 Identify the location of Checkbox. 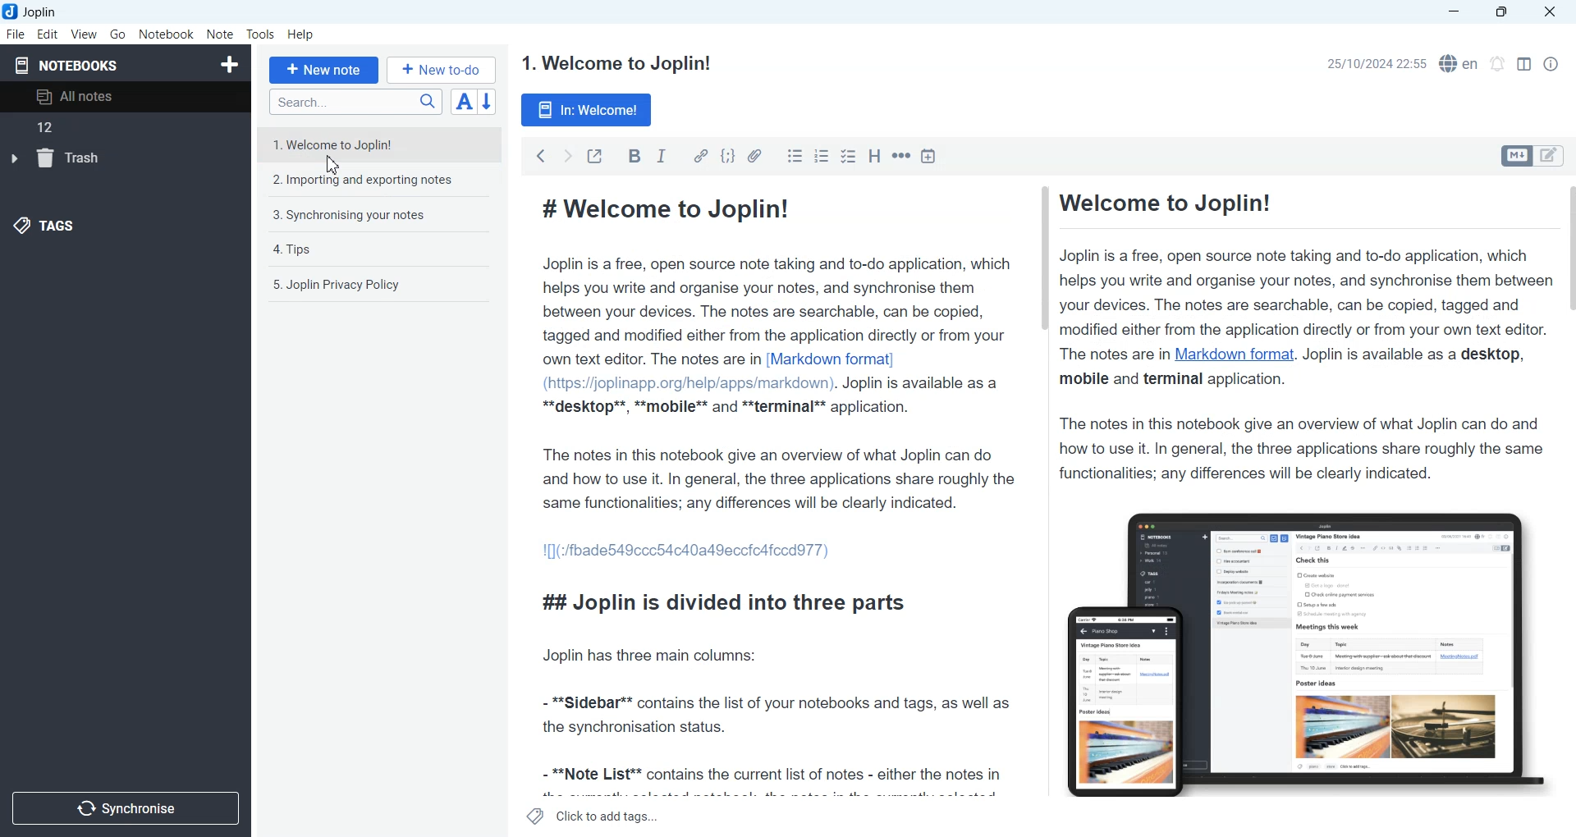
(850, 156).